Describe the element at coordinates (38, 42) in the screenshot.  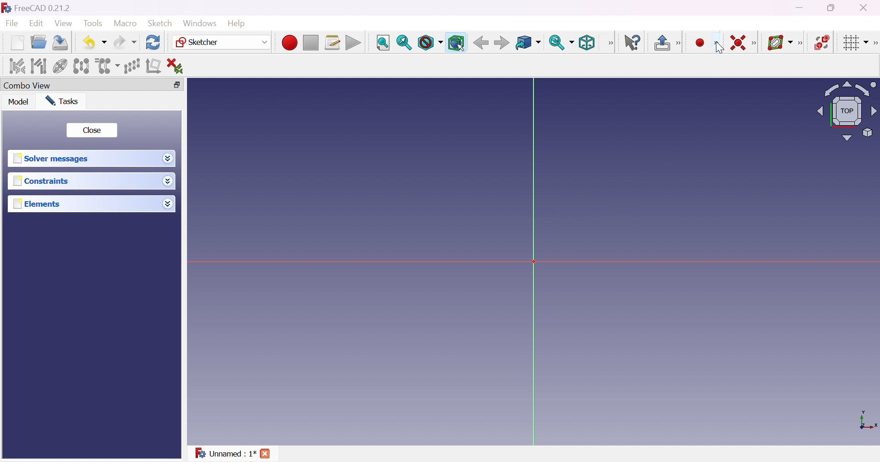
I see `Open` at that location.